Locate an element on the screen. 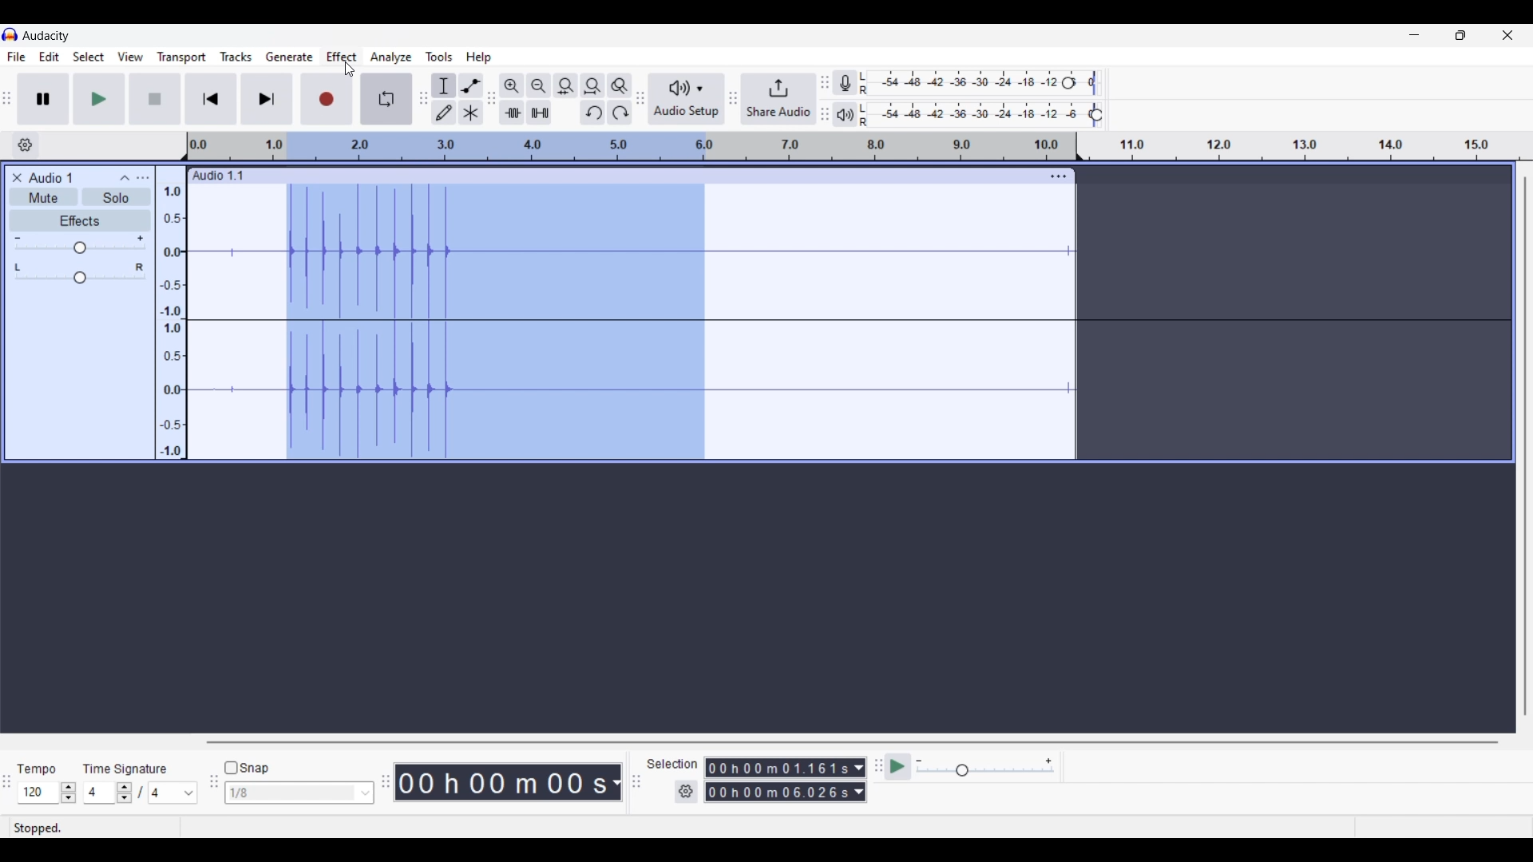  Zoom in is located at coordinates (511, 85).